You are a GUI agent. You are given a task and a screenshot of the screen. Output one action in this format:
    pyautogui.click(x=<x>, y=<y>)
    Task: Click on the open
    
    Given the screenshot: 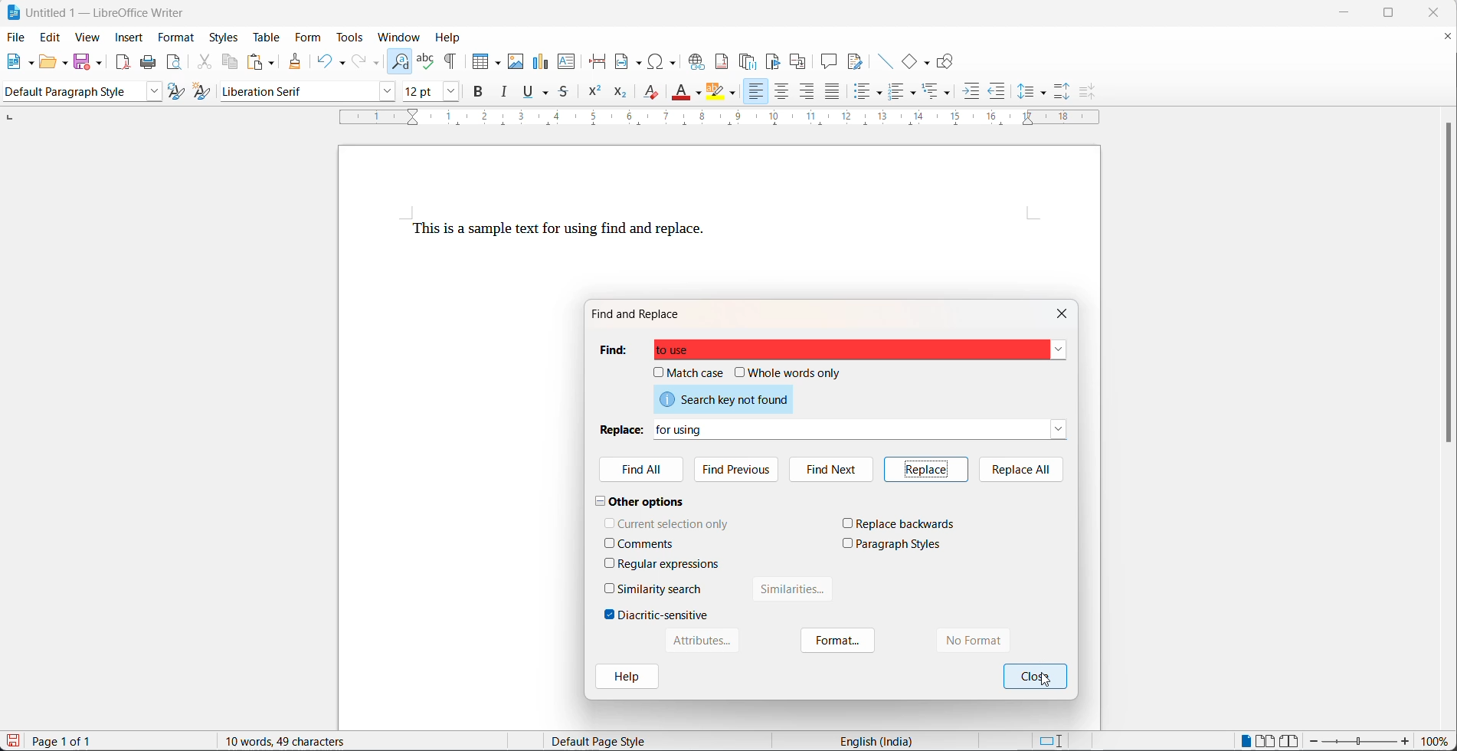 What is the action you would take?
    pyautogui.click(x=47, y=64)
    